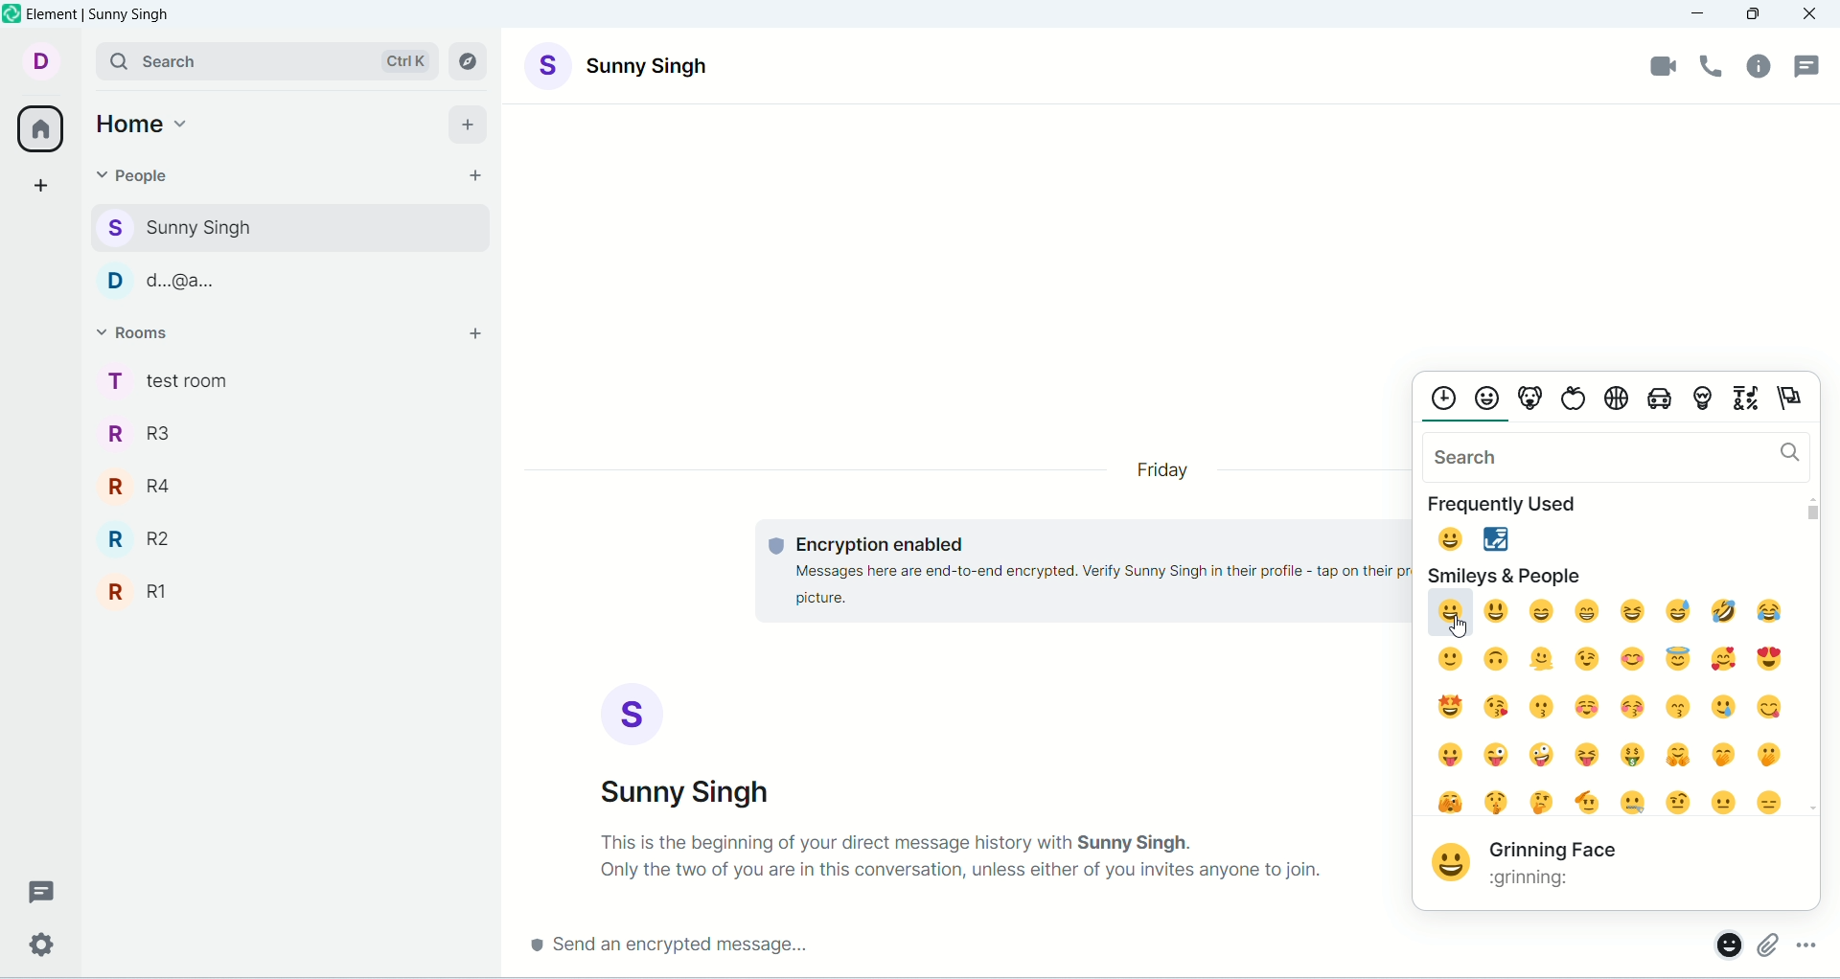 This screenshot has width=1840, height=979. I want to click on minimize, so click(1699, 15).